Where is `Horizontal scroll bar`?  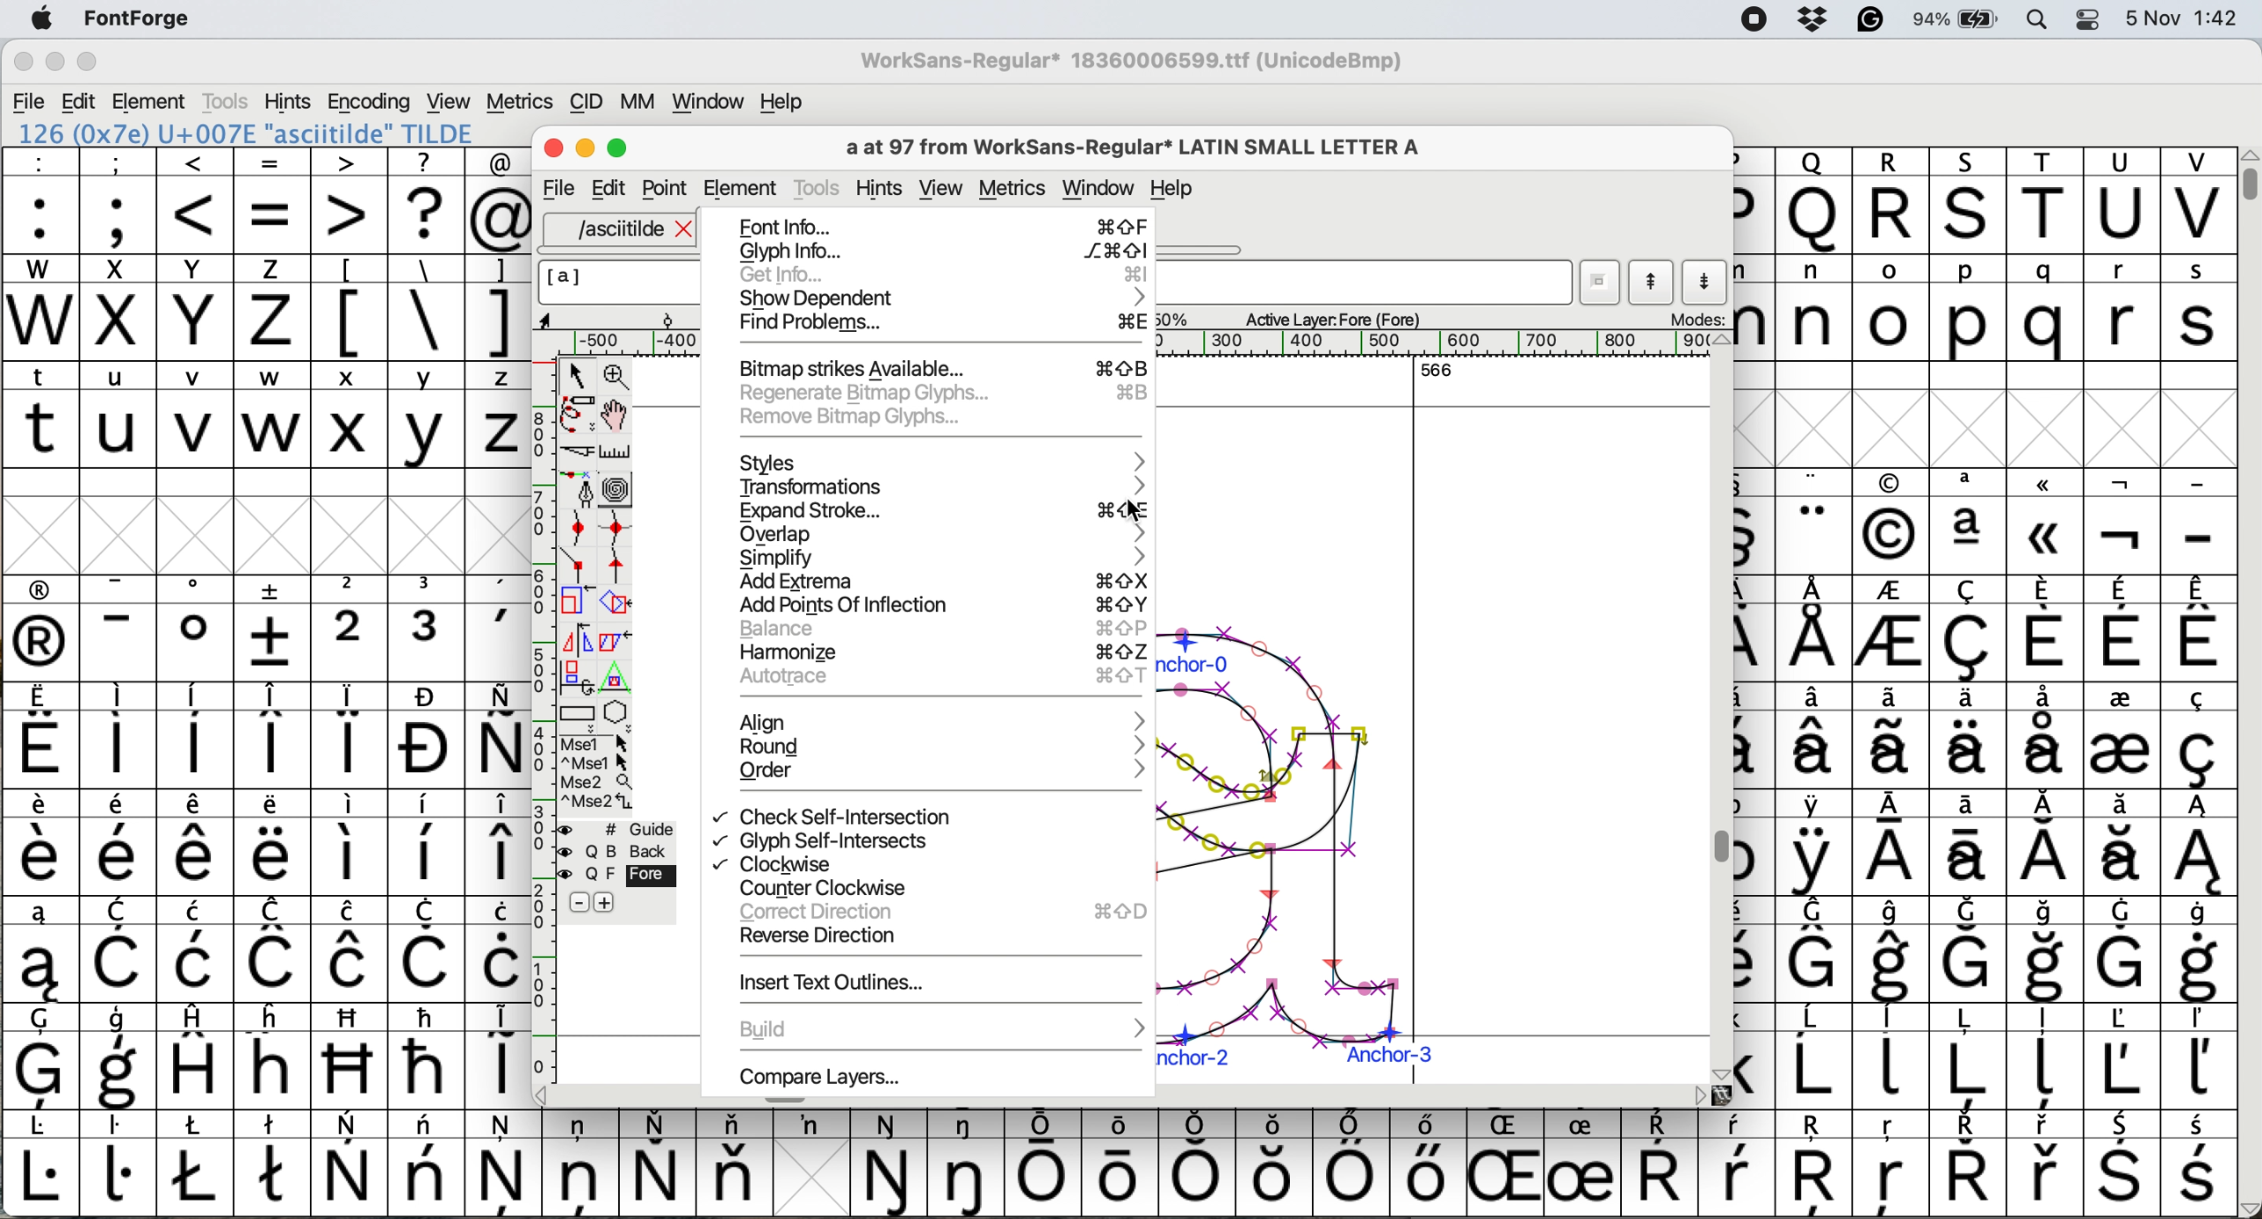 Horizontal scroll bar is located at coordinates (788, 1099).